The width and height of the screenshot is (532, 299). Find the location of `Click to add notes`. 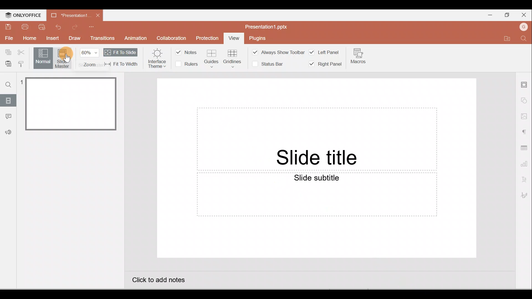

Click to add notes is located at coordinates (162, 282).